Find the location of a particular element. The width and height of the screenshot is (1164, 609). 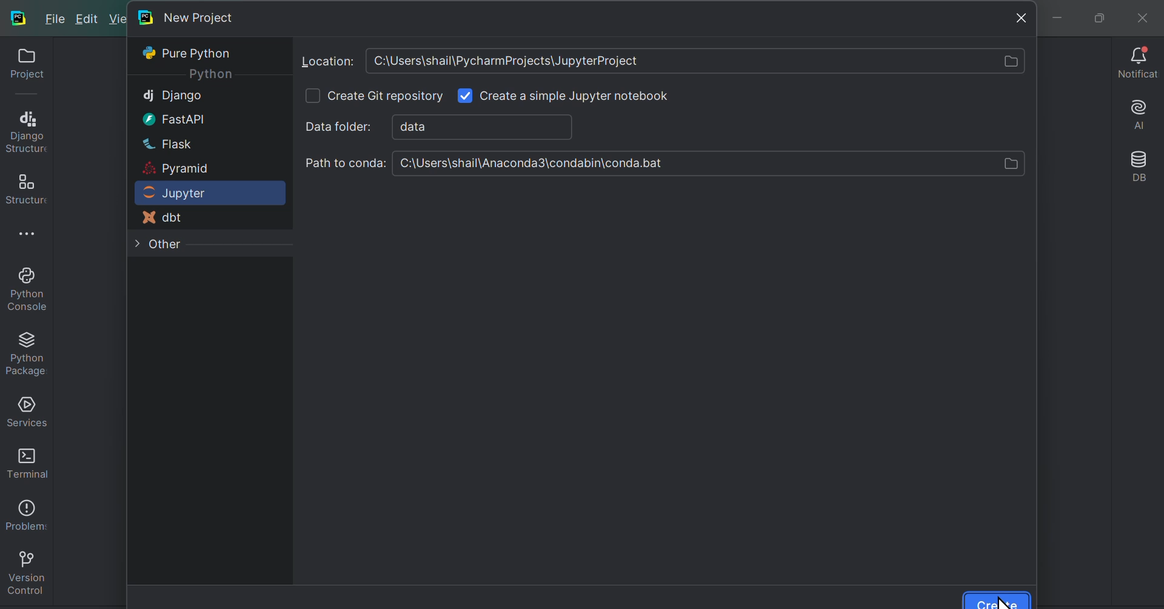

AI assistant is located at coordinates (1136, 113).